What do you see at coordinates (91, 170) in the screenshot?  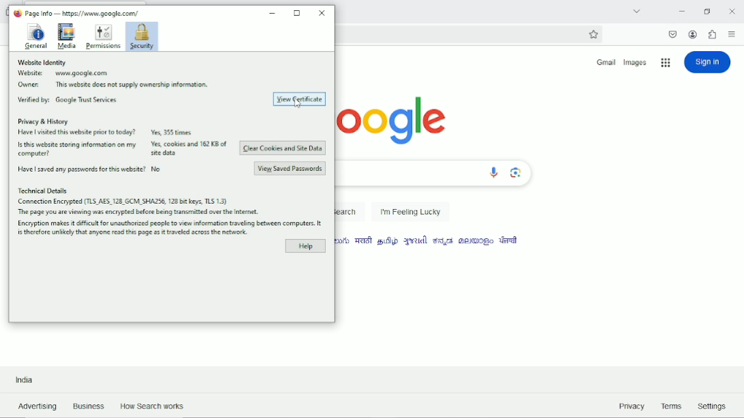 I see `Have i saved my passwords to this website? No` at bounding box center [91, 170].